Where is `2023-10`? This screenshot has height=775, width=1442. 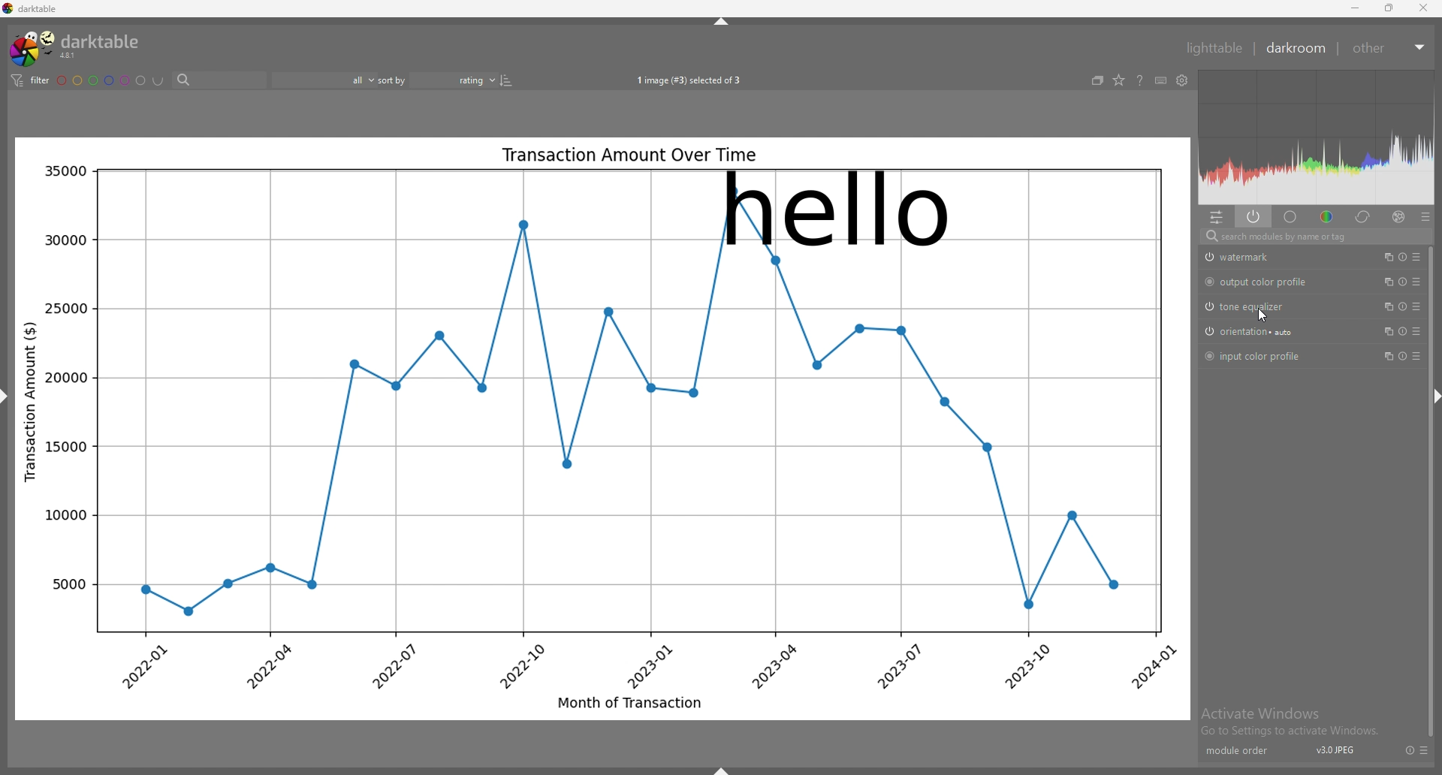
2023-10 is located at coordinates (1034, 667).